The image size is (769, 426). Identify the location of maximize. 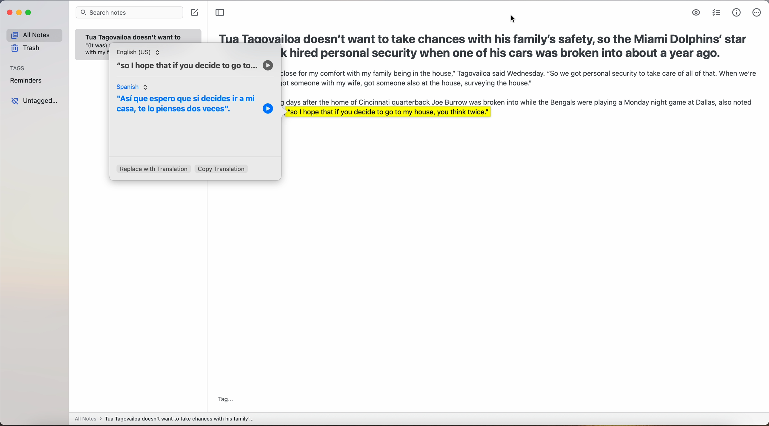
(29, 13).